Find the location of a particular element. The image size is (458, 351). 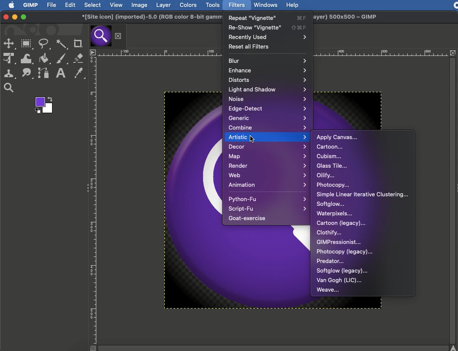

Edit is located at coordinates (71, 5).